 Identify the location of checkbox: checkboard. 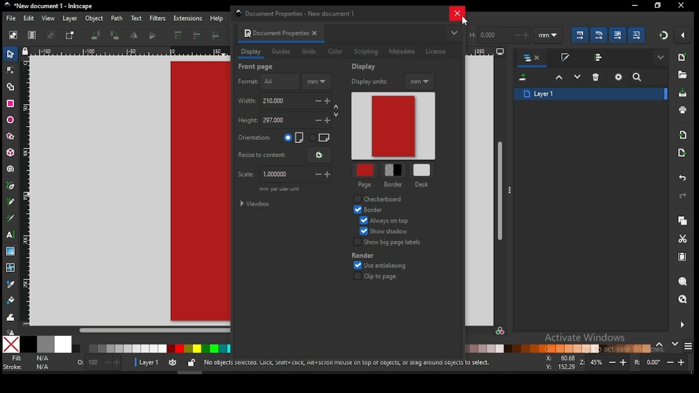
(380, 199).